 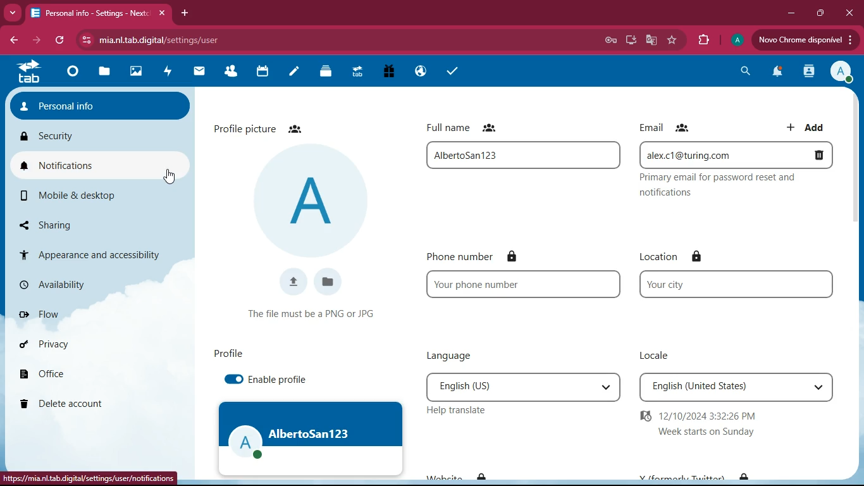 What do you see at coordinates (104, 72) in the screenshot?
I see `files` at bounding box center [104, 72].